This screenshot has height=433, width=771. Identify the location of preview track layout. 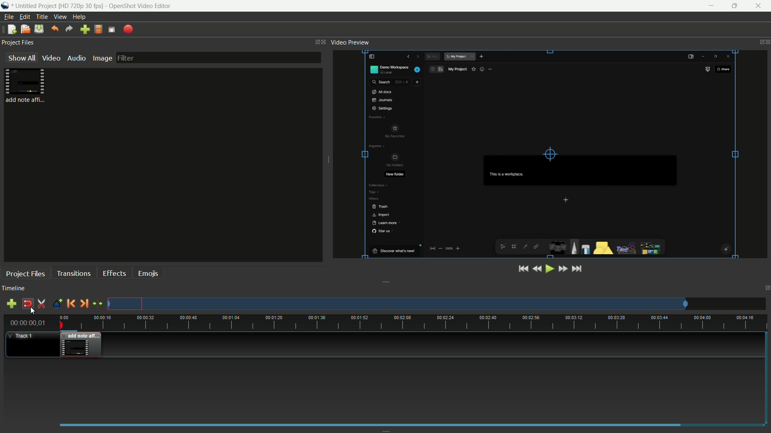
(398, 304).